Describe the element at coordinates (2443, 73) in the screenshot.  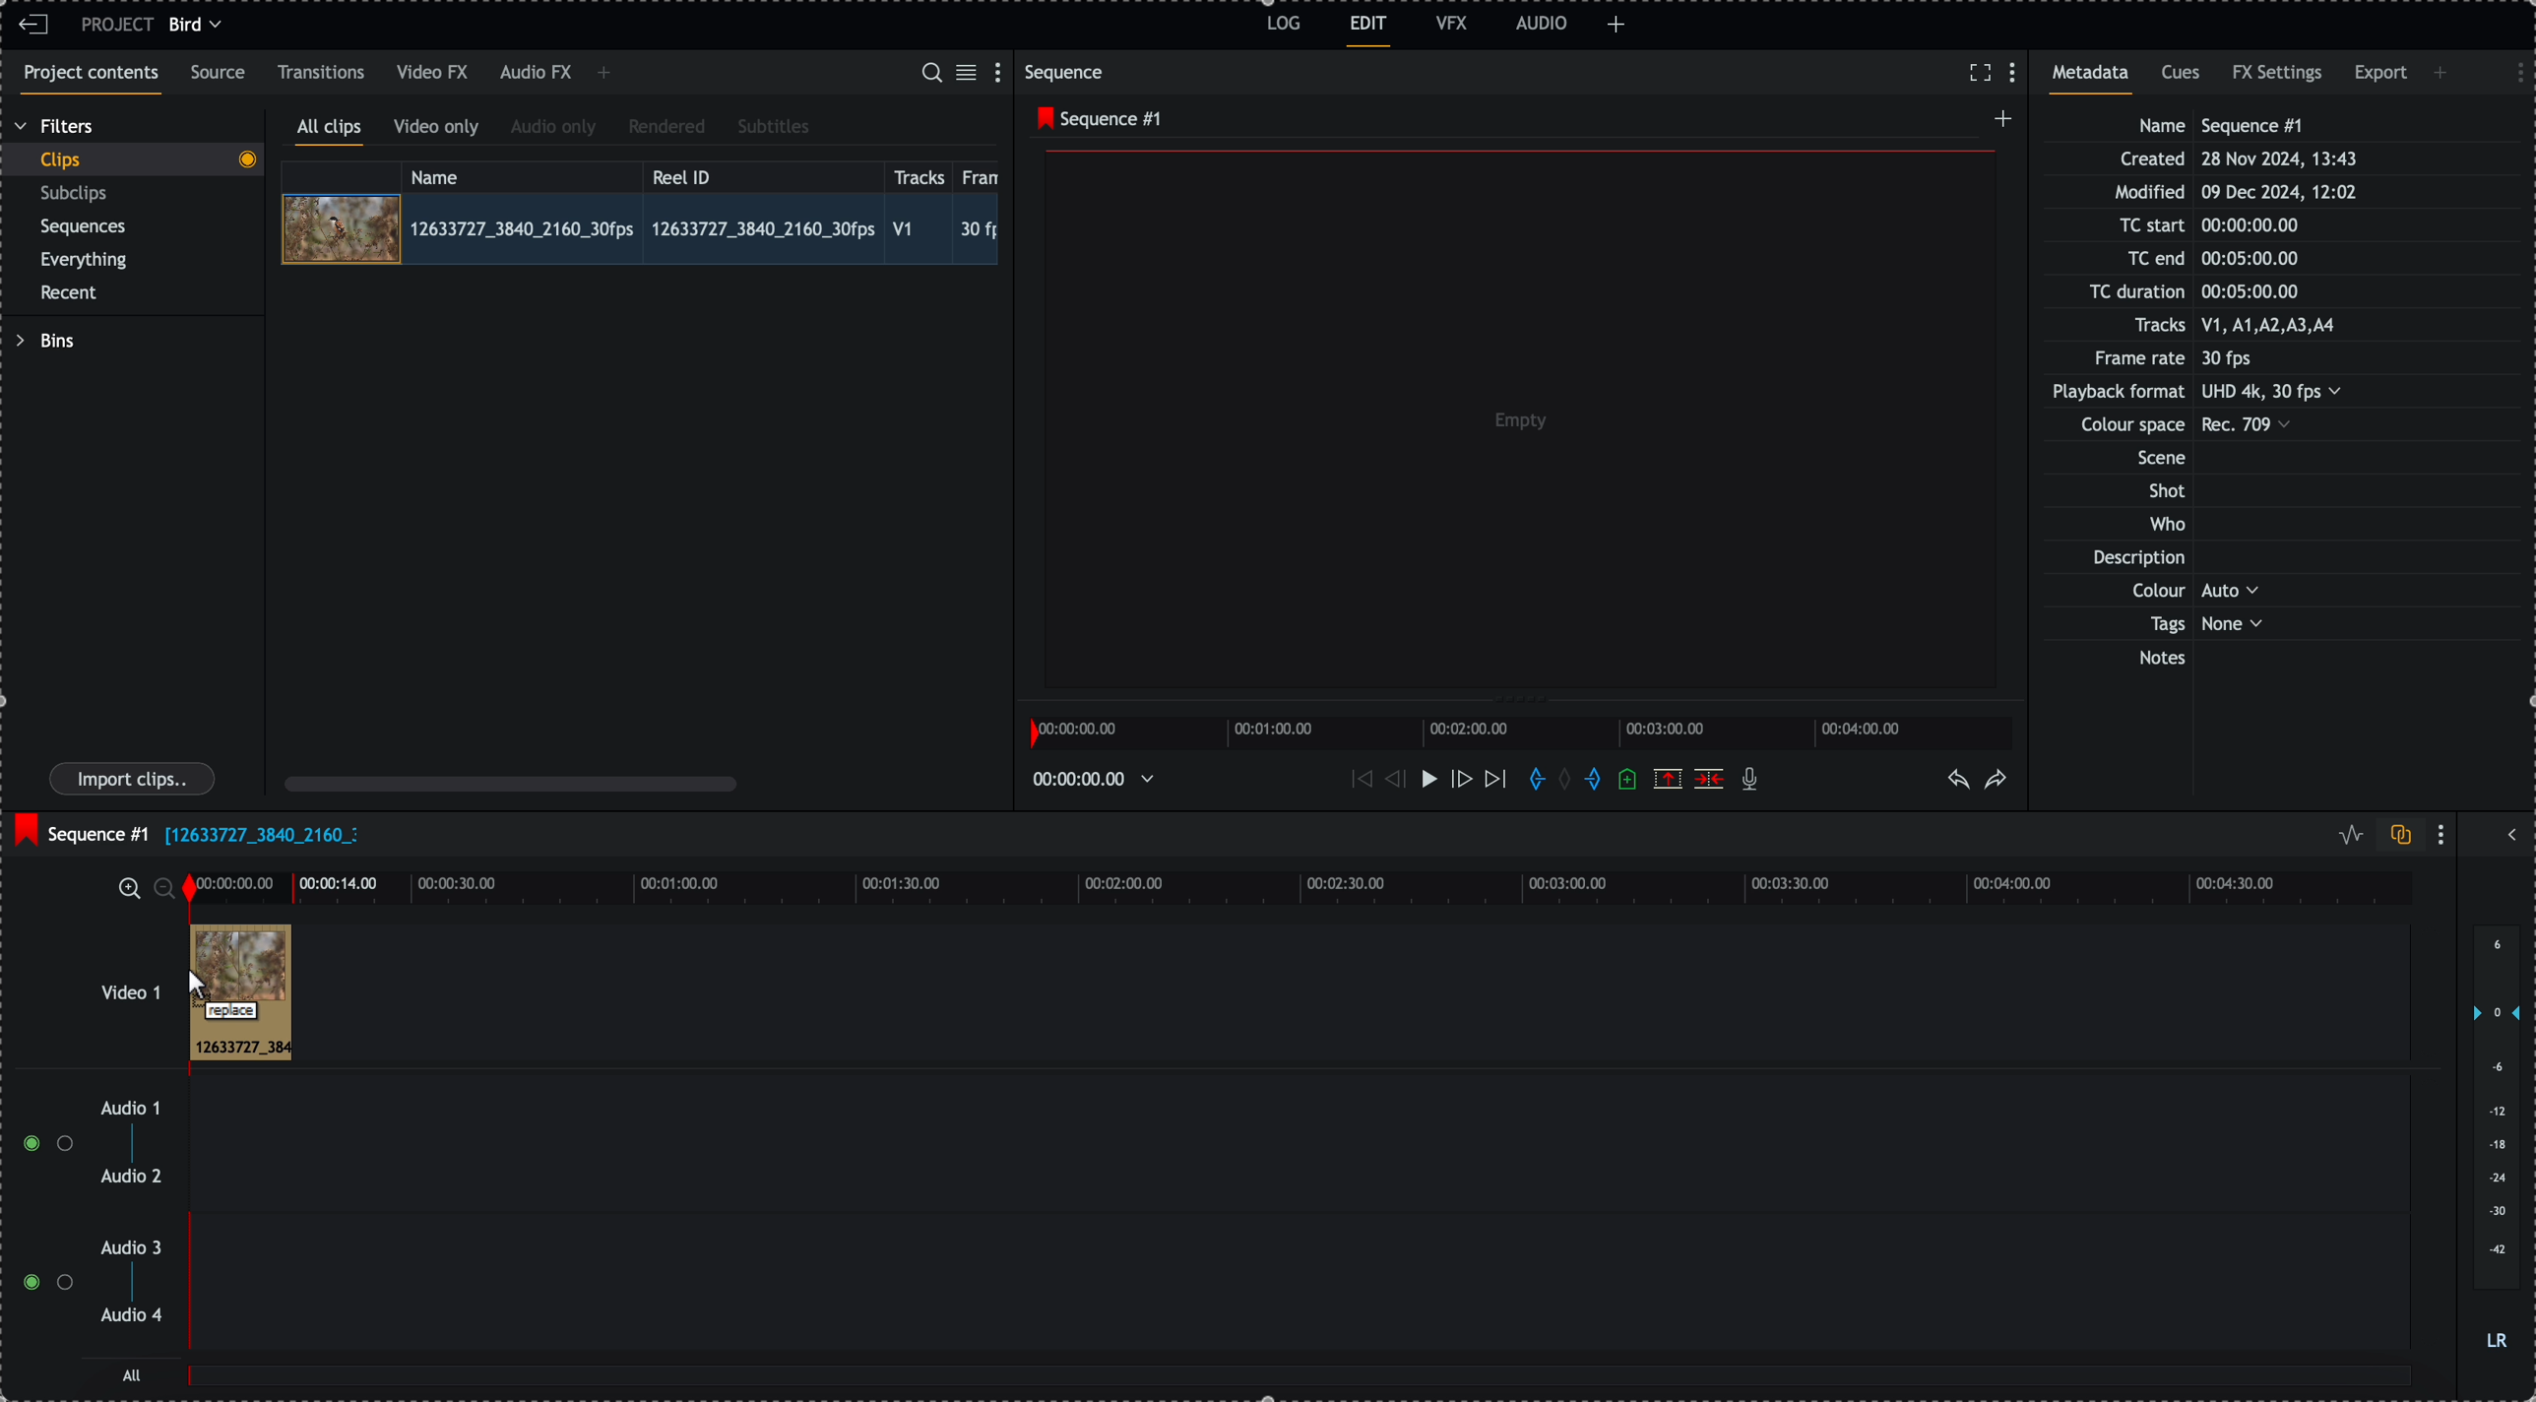
I see `add panel` at that location.